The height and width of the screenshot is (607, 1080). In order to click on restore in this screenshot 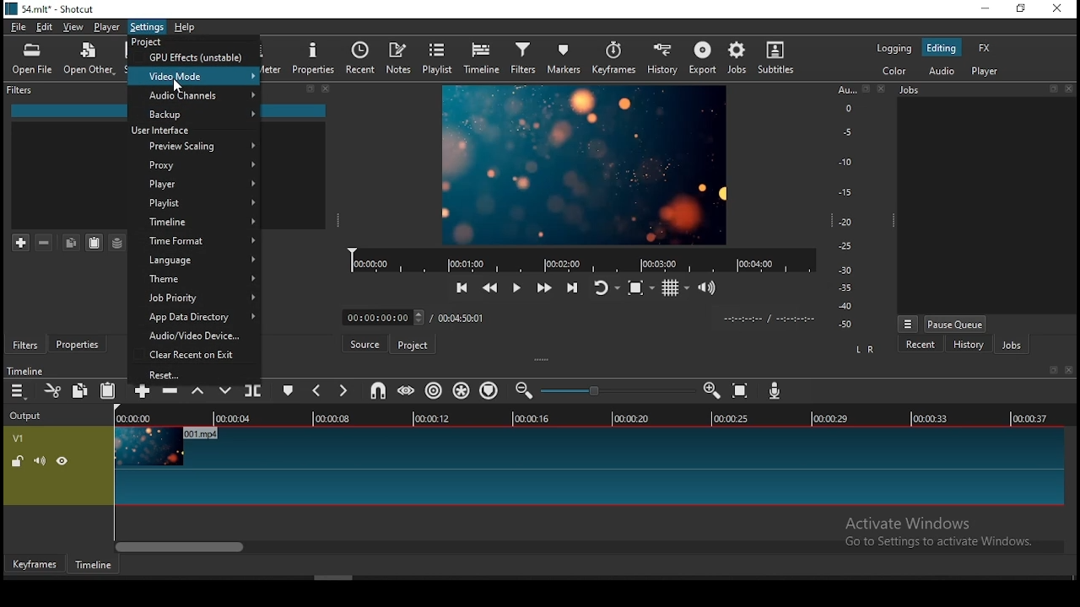, I will do `click(866, 89)`.